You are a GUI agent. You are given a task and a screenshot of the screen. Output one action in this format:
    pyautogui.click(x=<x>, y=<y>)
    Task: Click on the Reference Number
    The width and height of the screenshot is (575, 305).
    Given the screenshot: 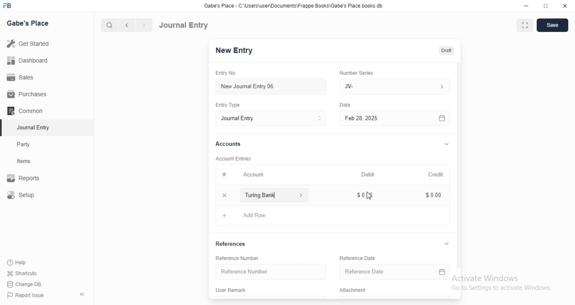 What is the action you would take?
    pyautogui.click(x=269, y=272)
    